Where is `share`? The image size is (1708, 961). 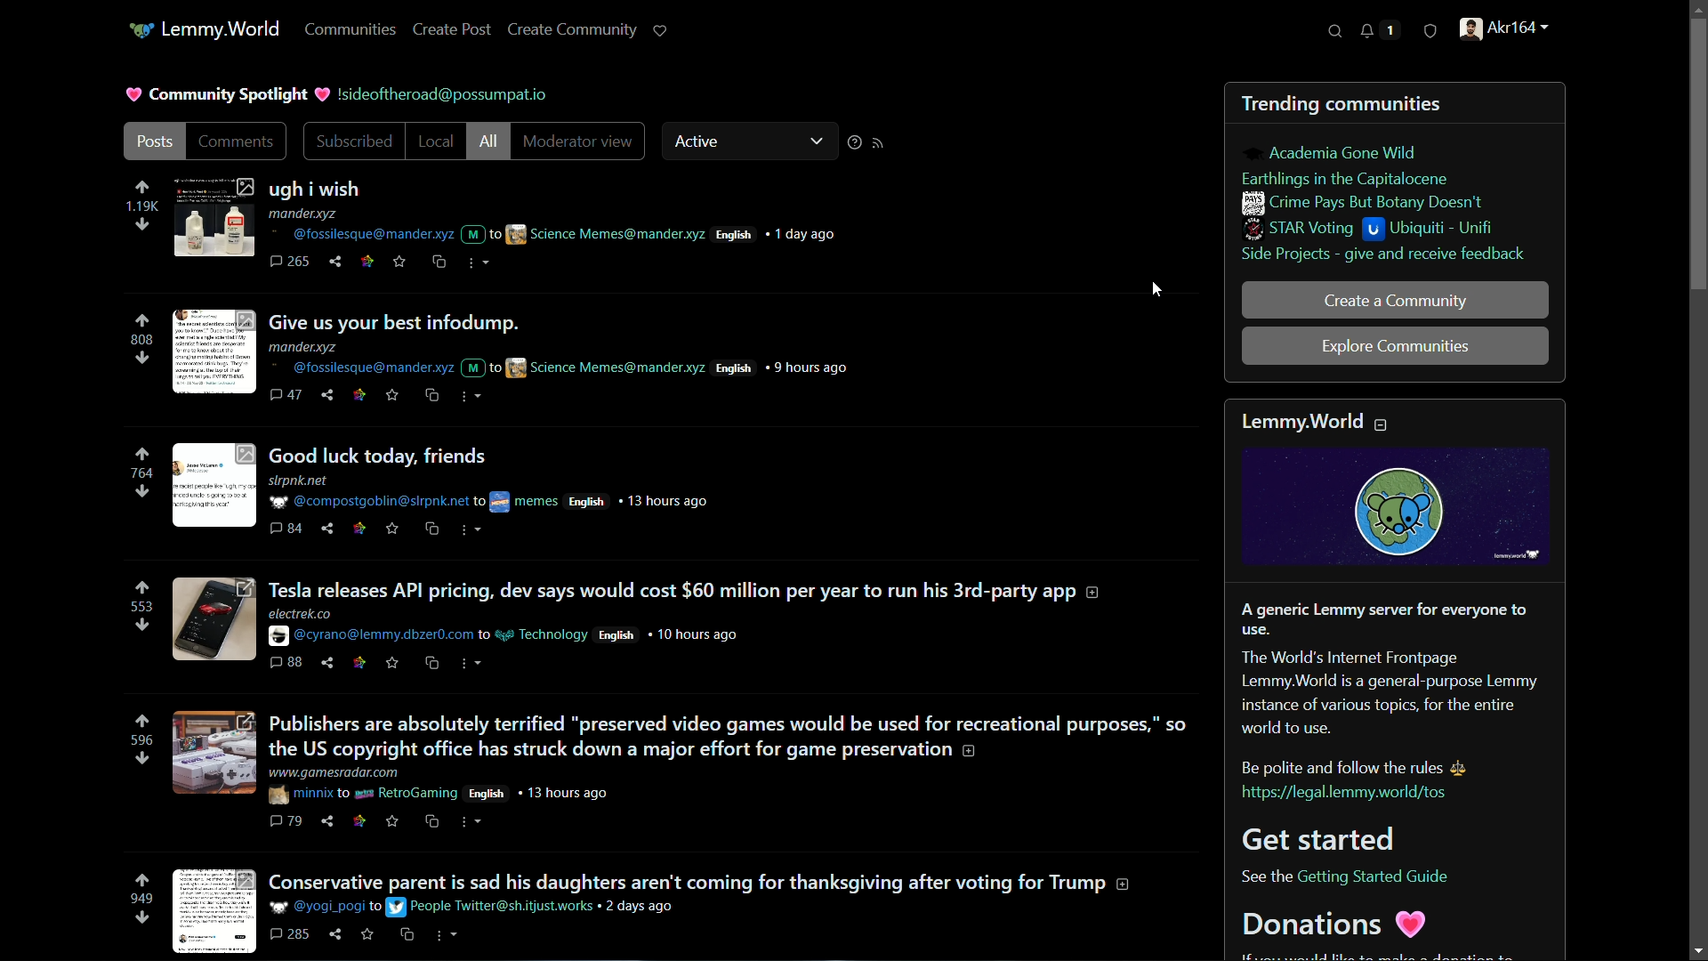 share is located at coordinates (329, 397).